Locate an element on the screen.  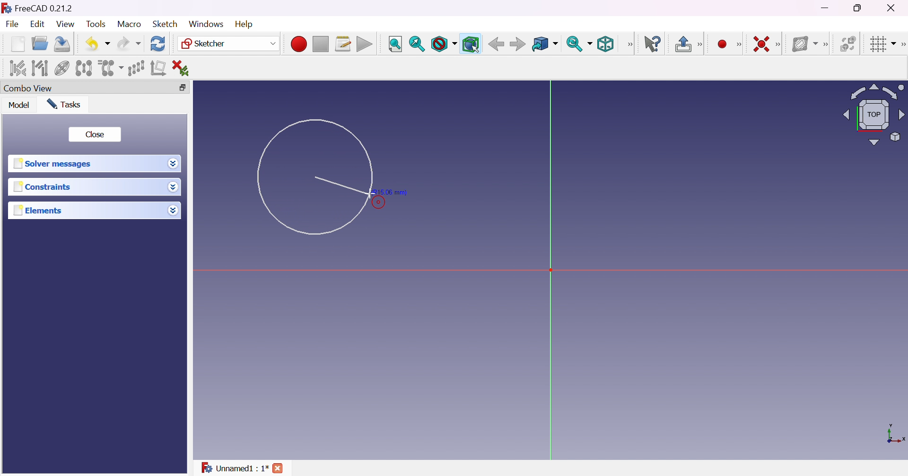
x, y axis is located at coordinates (895, 434).